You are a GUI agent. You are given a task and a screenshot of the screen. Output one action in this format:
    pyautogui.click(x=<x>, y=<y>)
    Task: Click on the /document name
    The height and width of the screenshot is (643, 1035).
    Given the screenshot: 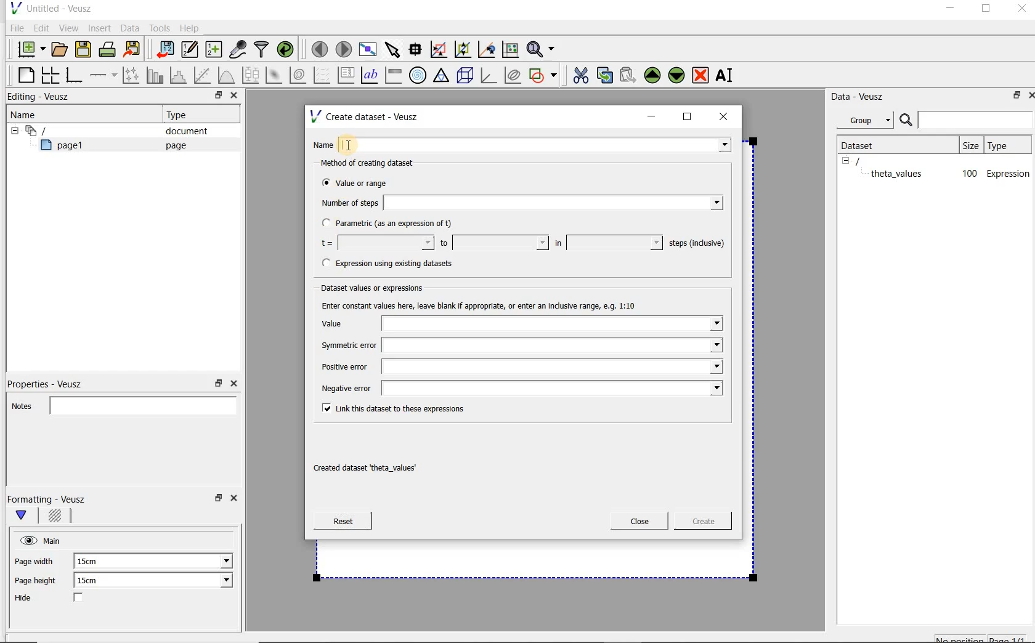 What is the action you would take?
    pyautogui.click(x=869, y=160)
    